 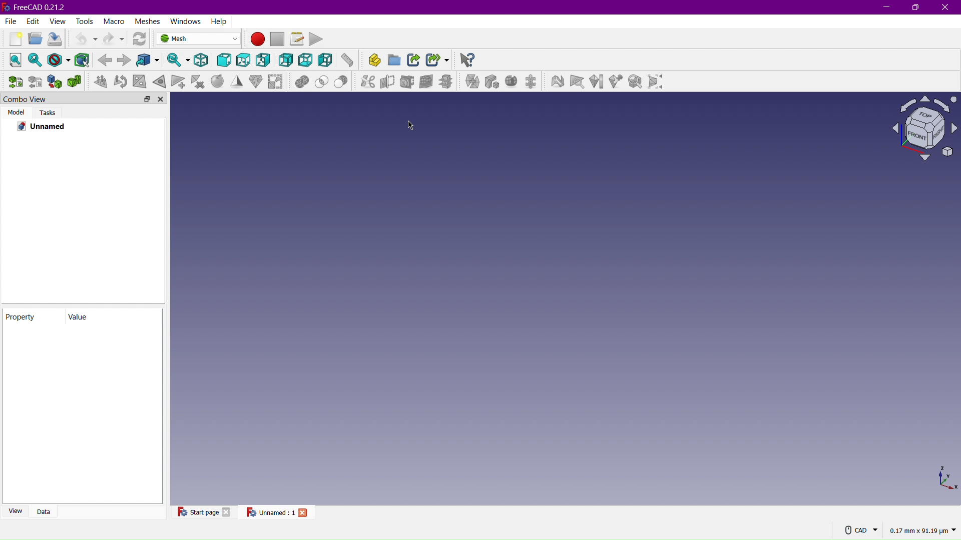 What do you see at coordinates (533, 82) in the screenshot?
I see `Create mesh segments` at bounding box center [533, 82].